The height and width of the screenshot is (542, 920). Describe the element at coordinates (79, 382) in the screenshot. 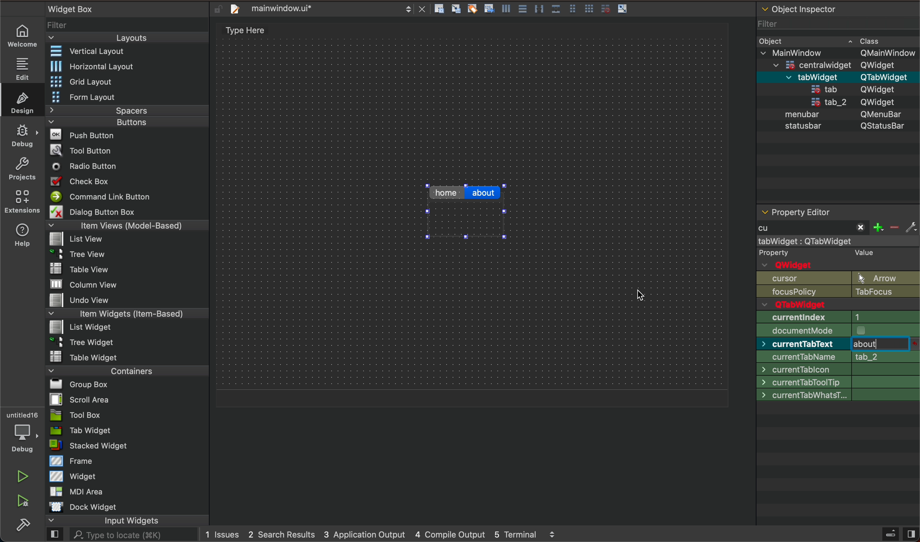

I see `Bl Group Box` at that location.